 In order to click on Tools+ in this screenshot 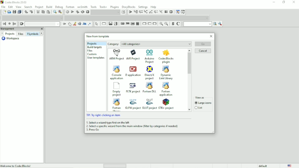, I will do `click(103, 7)`.